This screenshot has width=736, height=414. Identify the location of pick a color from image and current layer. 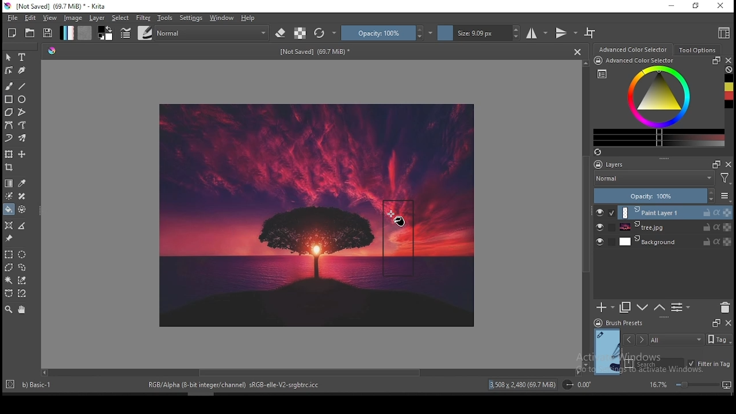
(22, 183).